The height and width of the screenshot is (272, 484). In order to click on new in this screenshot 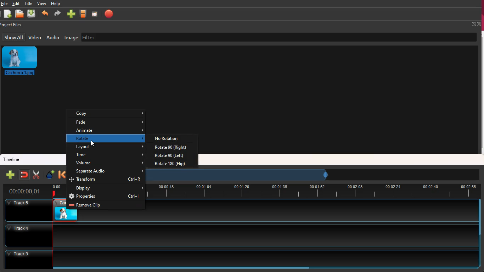, I will do `click(7, 15)`.